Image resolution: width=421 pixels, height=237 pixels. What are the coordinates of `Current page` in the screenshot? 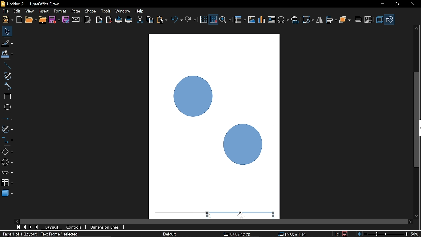 It's located at (42, 234).